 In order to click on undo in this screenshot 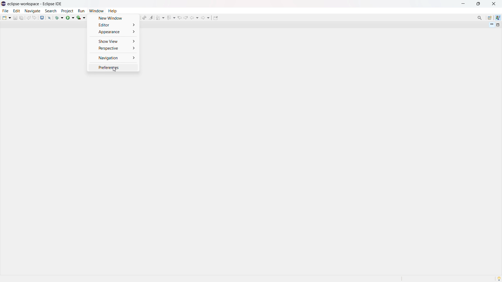, I will do `click(29, 18)`.